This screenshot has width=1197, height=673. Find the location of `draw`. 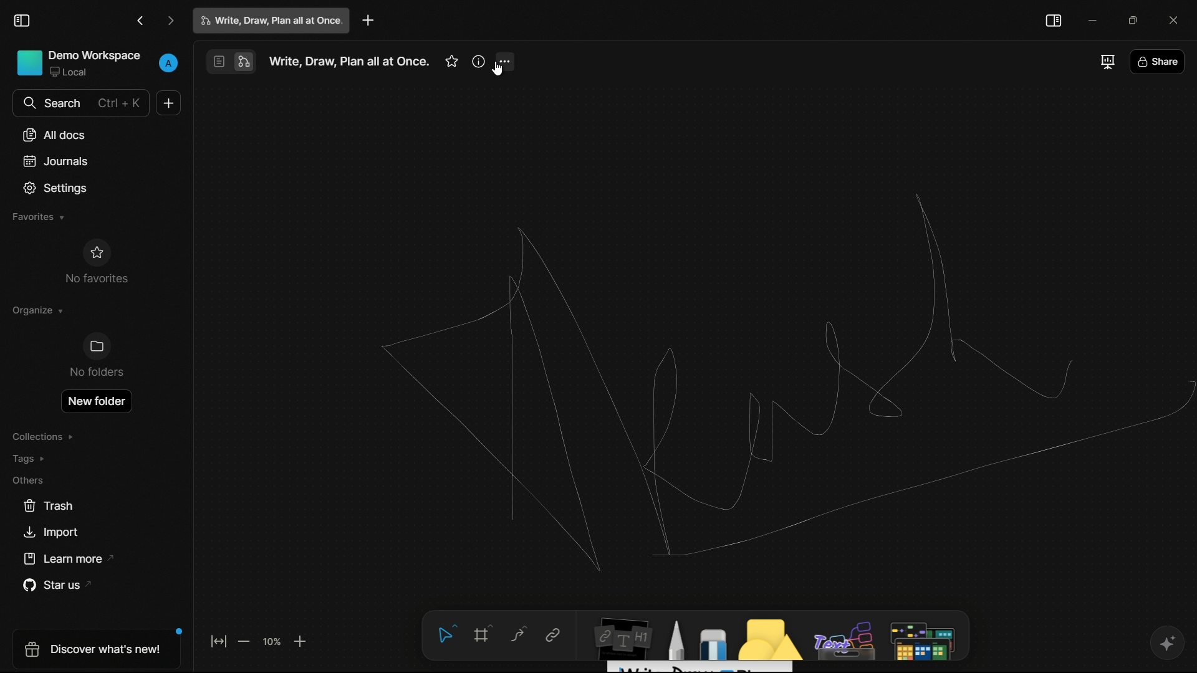

draw is located at coordinates (696, 637).